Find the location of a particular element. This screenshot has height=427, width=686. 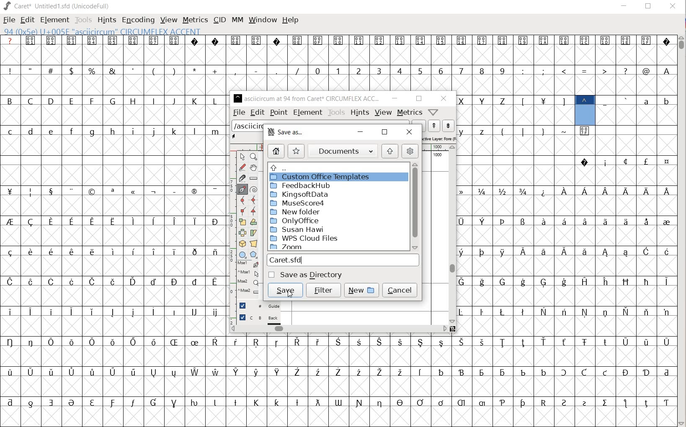

TOOLS is located at coordinates (83, 20).